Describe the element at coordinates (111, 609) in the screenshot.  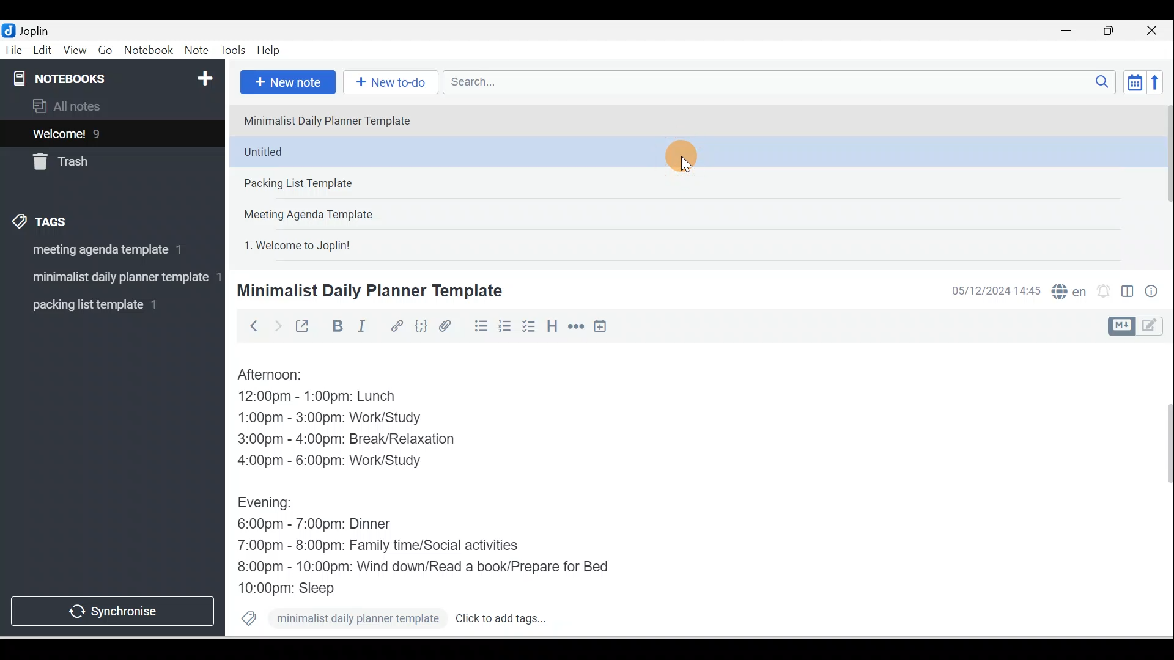
I see `Synchronise` at that location.